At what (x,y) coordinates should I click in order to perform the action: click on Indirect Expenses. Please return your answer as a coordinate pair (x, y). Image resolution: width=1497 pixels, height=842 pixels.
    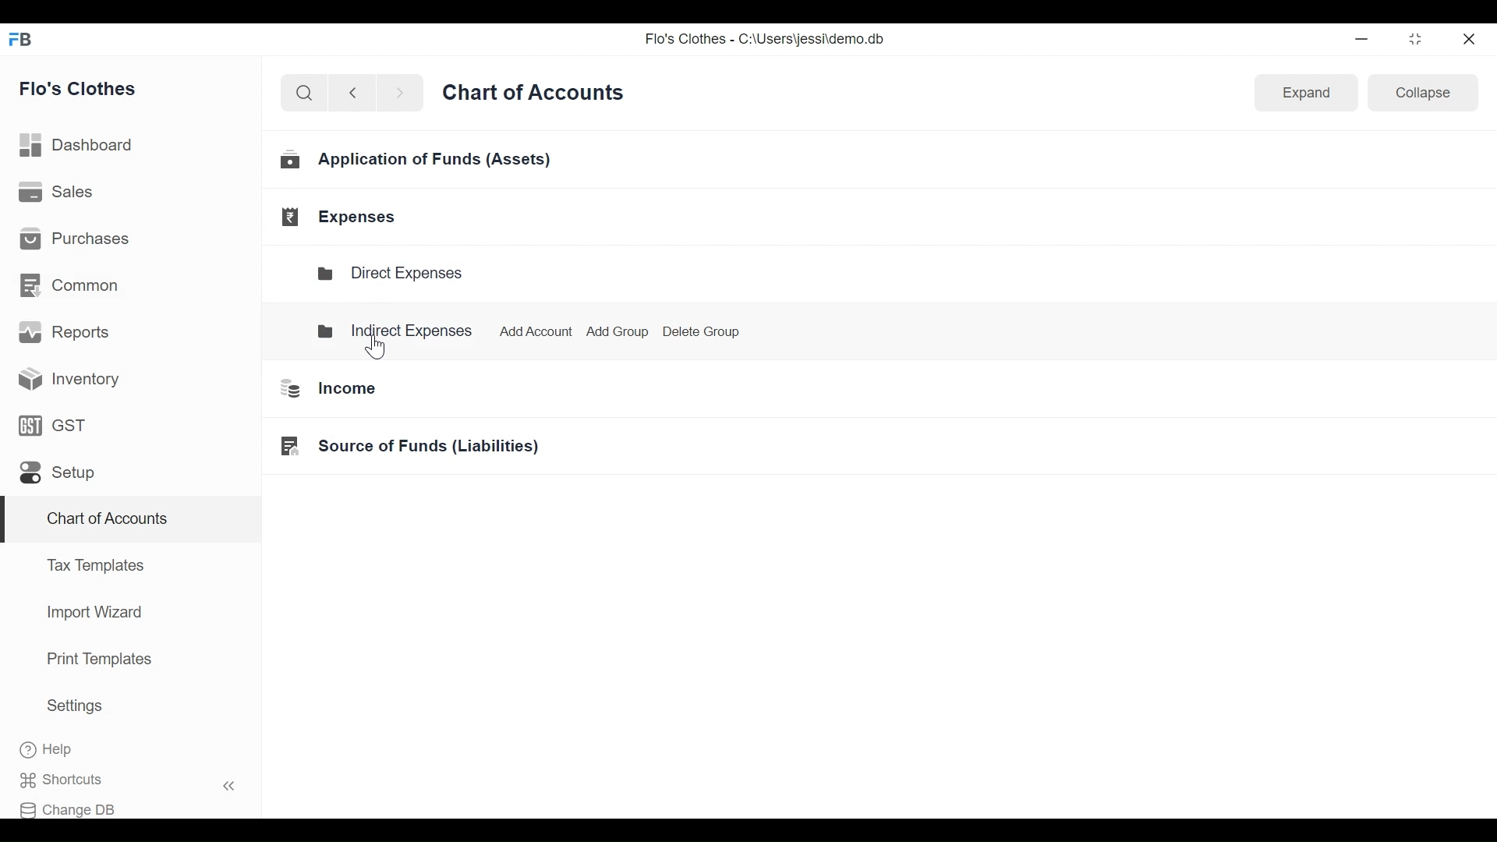
    Looking at the image, I should click on (395, 329).